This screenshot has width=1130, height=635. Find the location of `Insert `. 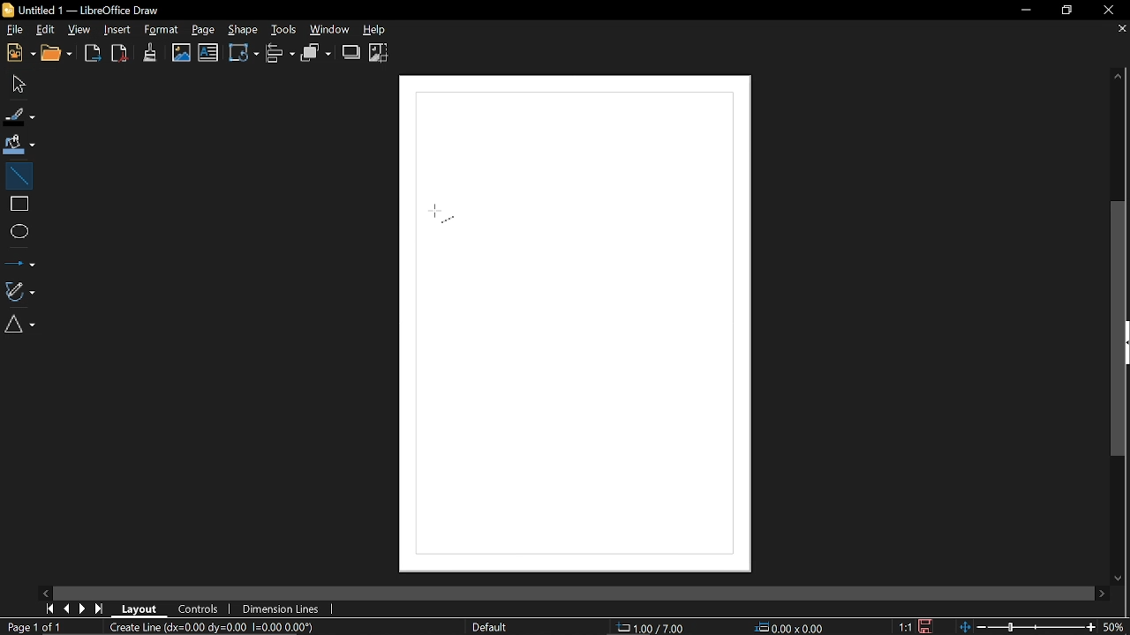

Insert  is located at coordinates (115, 30).